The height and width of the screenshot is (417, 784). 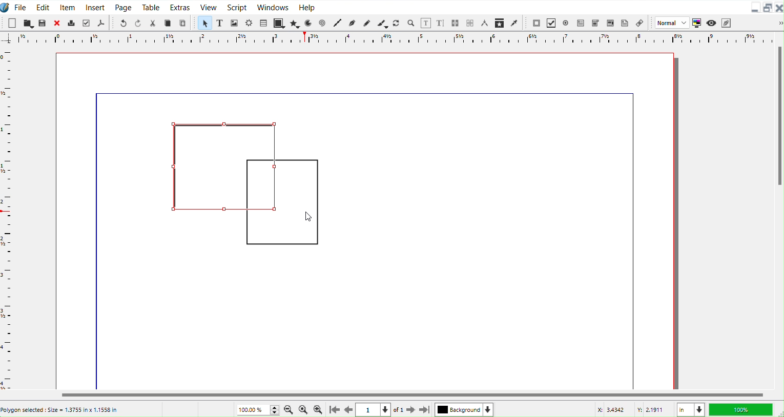 I want to click on Drop down box, so click(x=776, y=23).